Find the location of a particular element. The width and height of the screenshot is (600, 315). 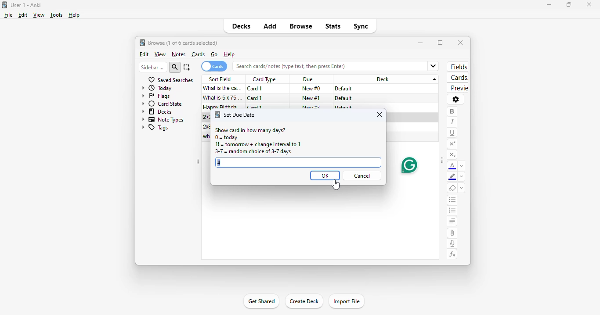

sidebar filter is located at coordinates (152, 67).